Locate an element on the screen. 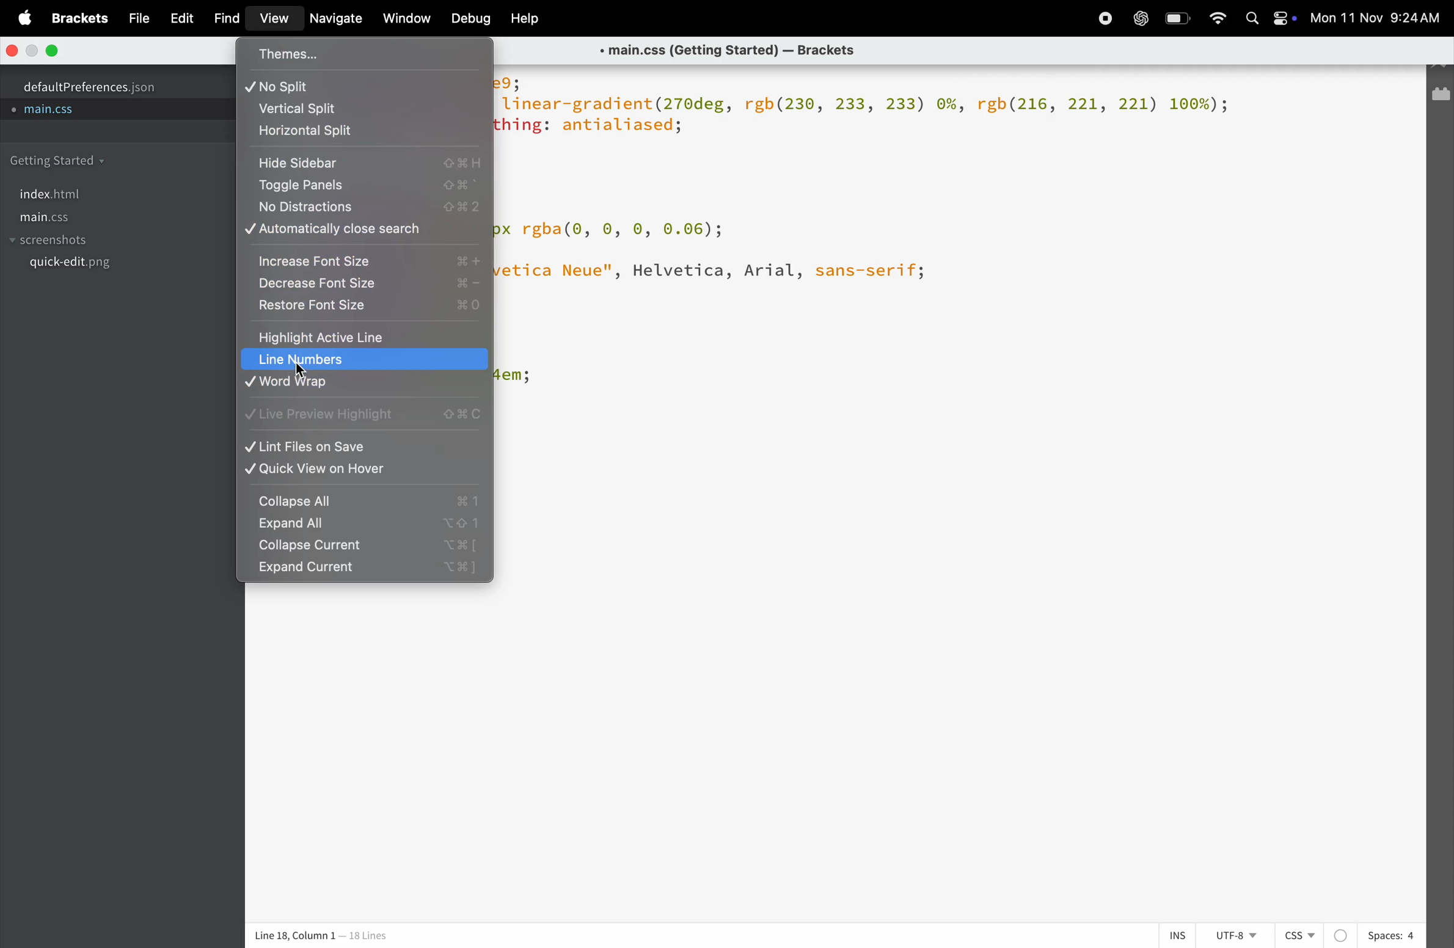 This screenshot has width=1454, height=948. lines 18 column 1-15 lines is located at coordinates (357, 936).